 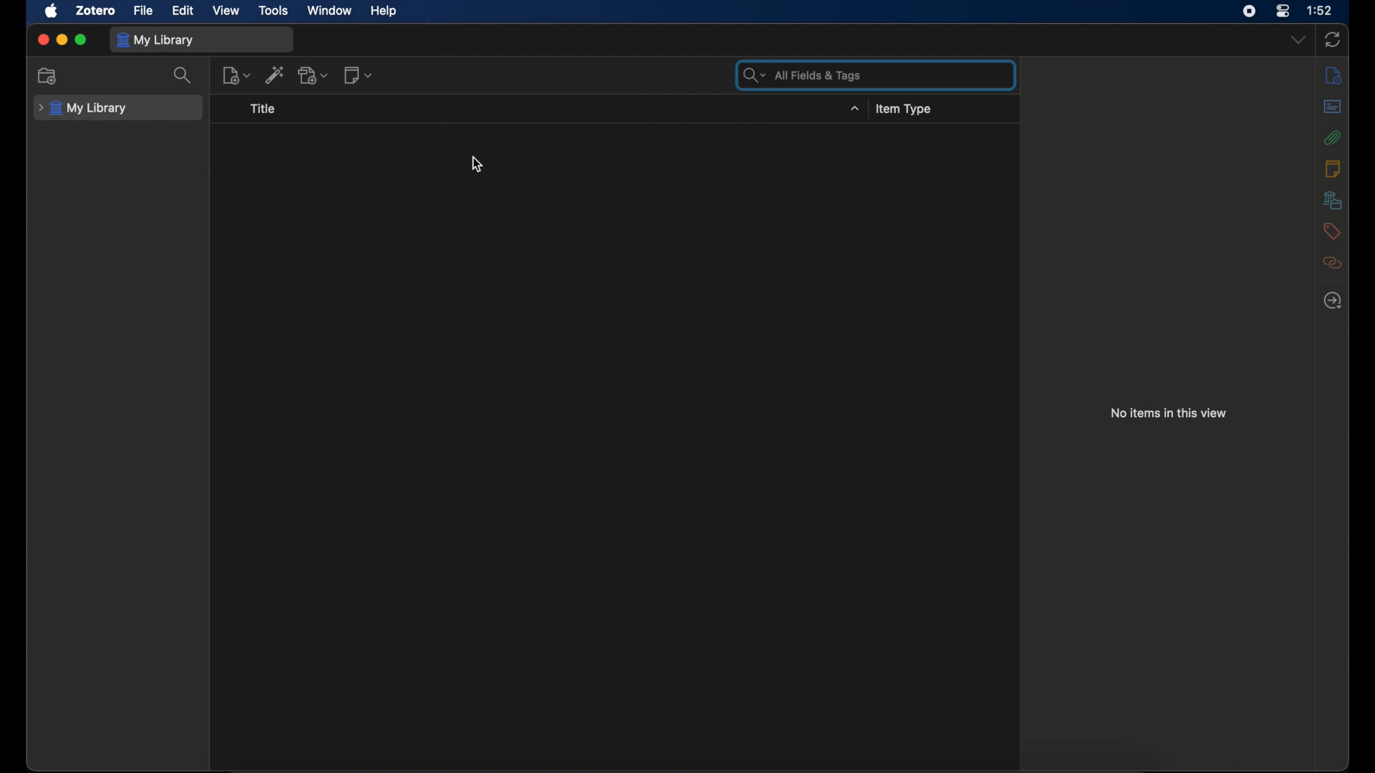 What do you see at coordinates (275, 74) in the screenshot?
I see `add item by identifier` at bounding box center [275, 74].